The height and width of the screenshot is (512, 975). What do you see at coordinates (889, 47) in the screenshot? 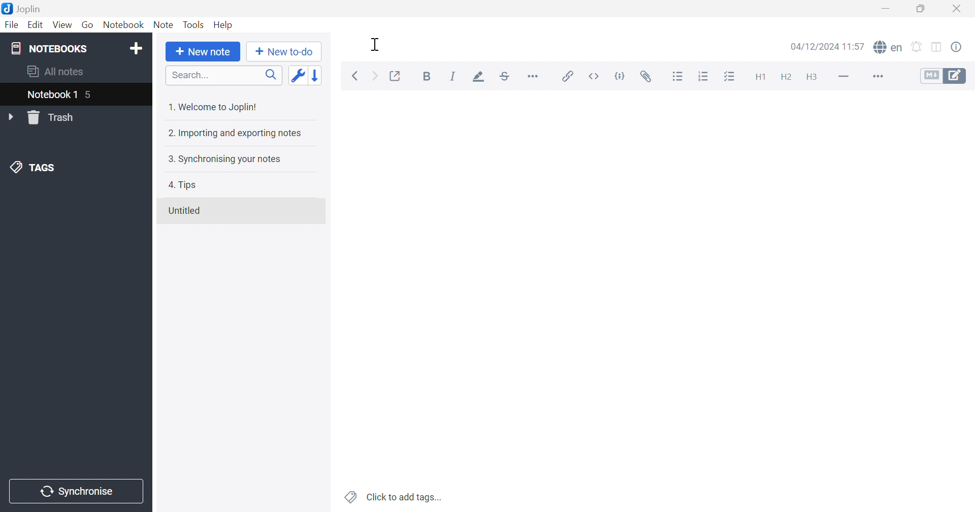
I see `Spell checker` at bounding box center [889, 47].